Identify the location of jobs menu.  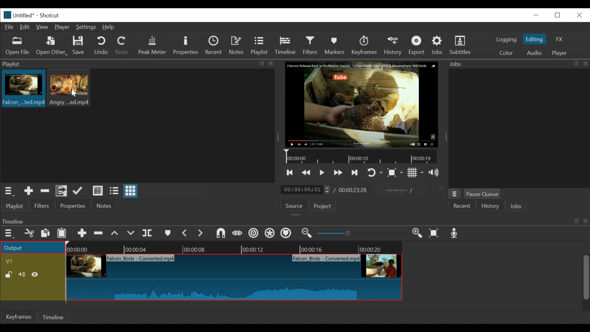
(454, 193).